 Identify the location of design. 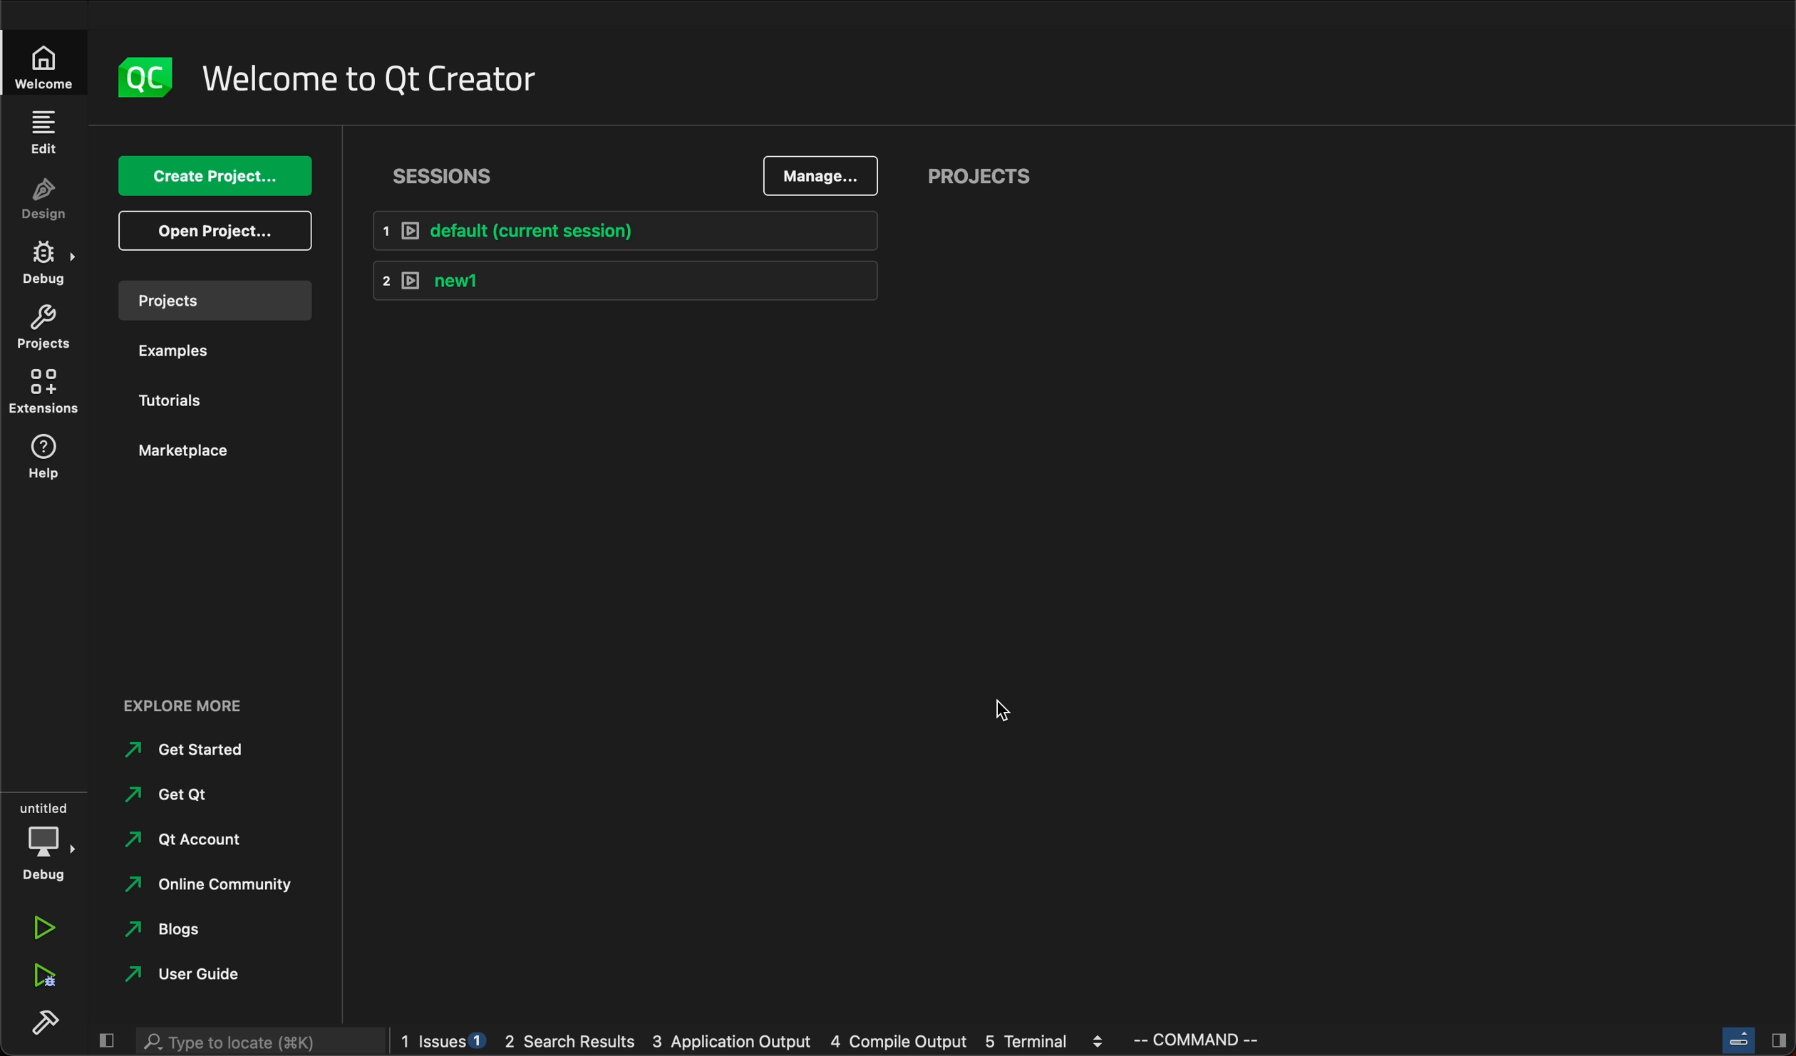
(44, 200).